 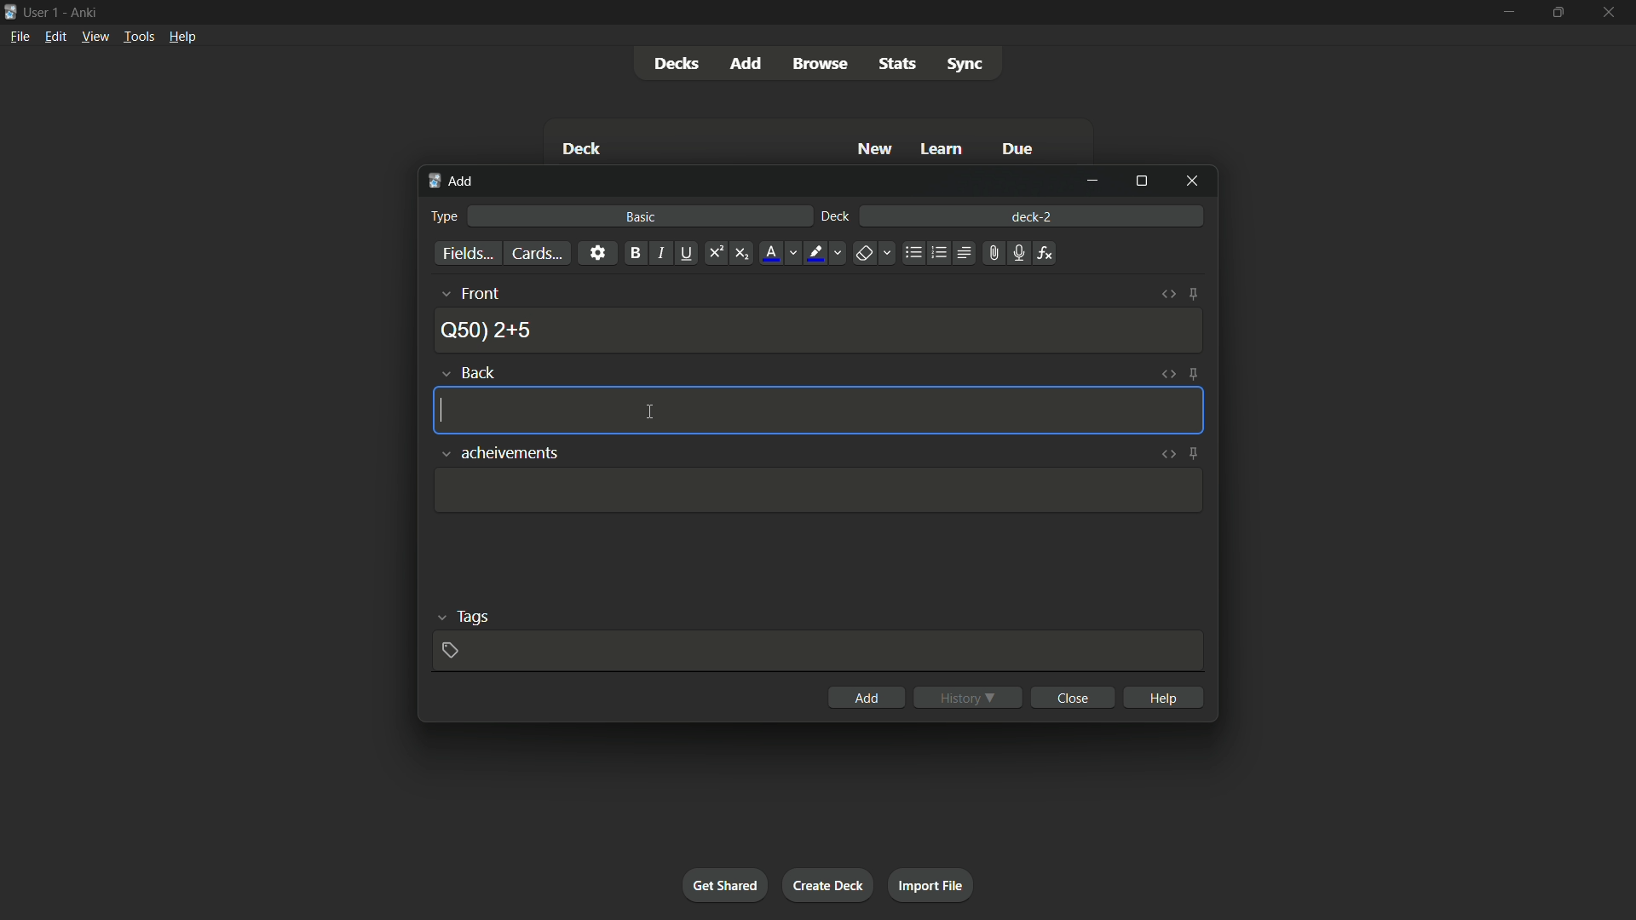 I want to click on close app, so click(x=1611, y=13).